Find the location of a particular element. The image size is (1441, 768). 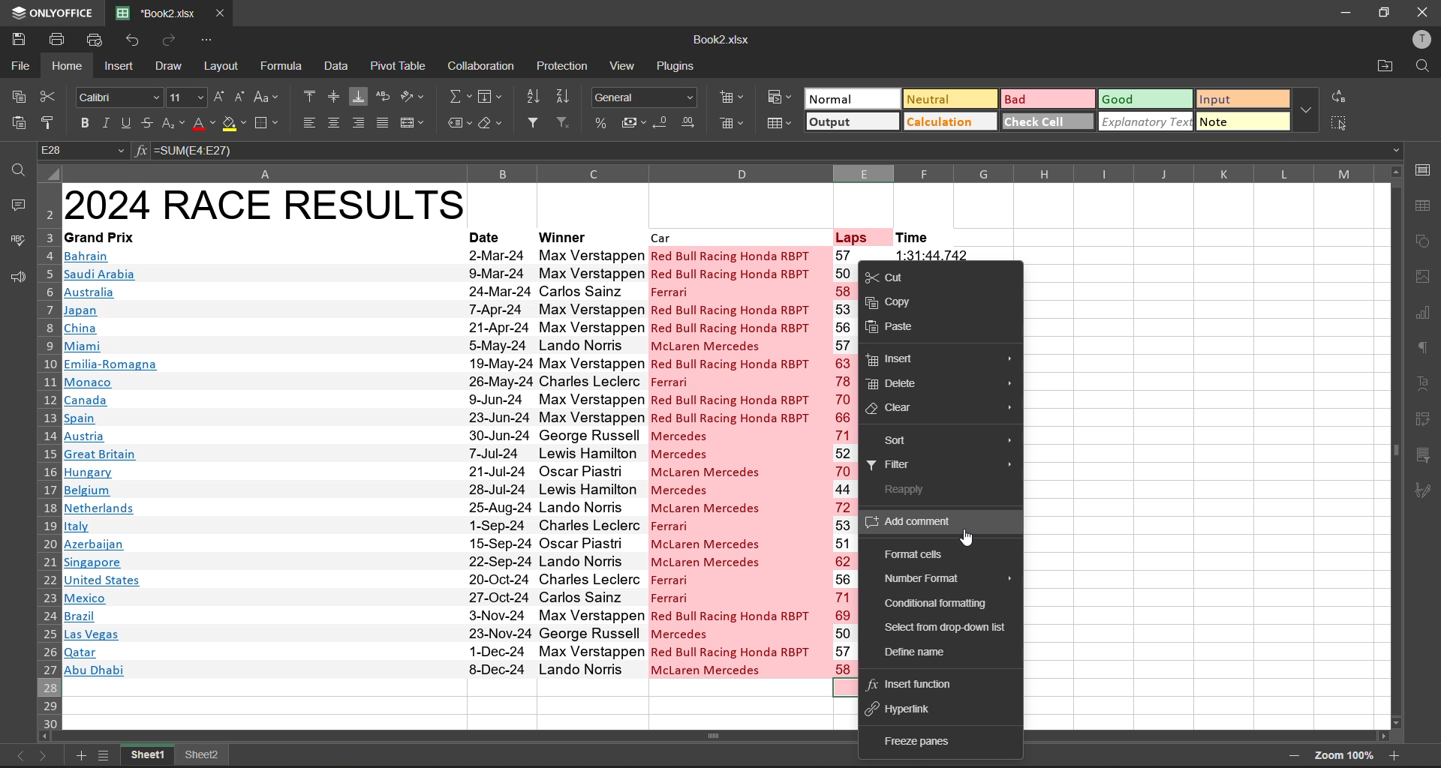

find is located at coordinates (1424, 67).